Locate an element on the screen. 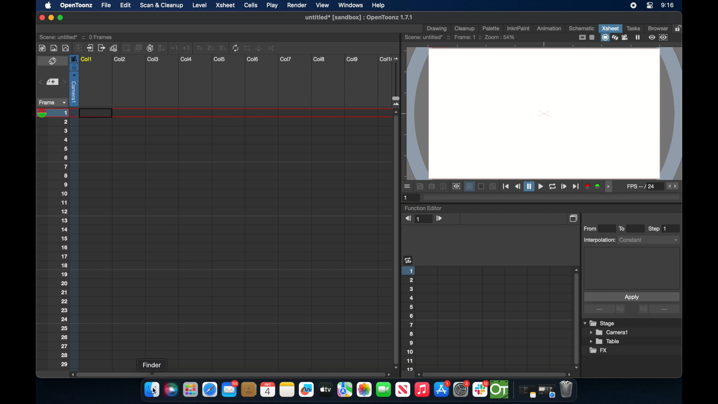 This screenshot has height=404, width=718. tooltip is located at coordinates (152, 364).